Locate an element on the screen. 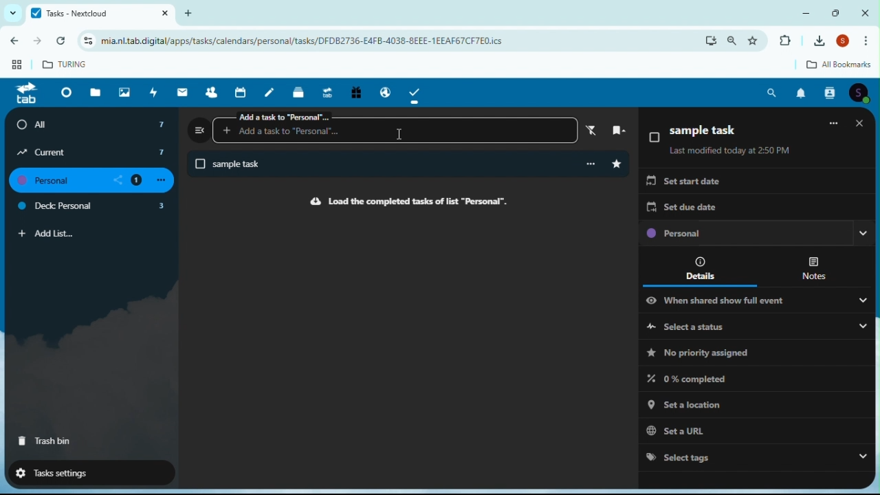 This screenshot has width=880, height=495. Dashboard is located at coordinates (64, 92).